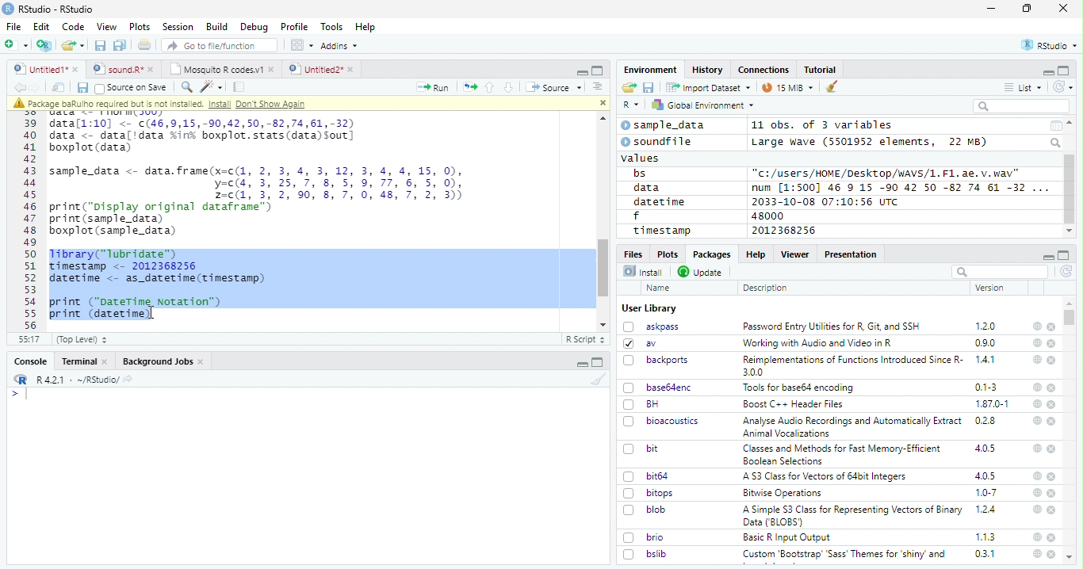 The image size is (1083, 569). Describe the element at coordinates (598, 362) in the screenshot. I see `Full screen` at that location.